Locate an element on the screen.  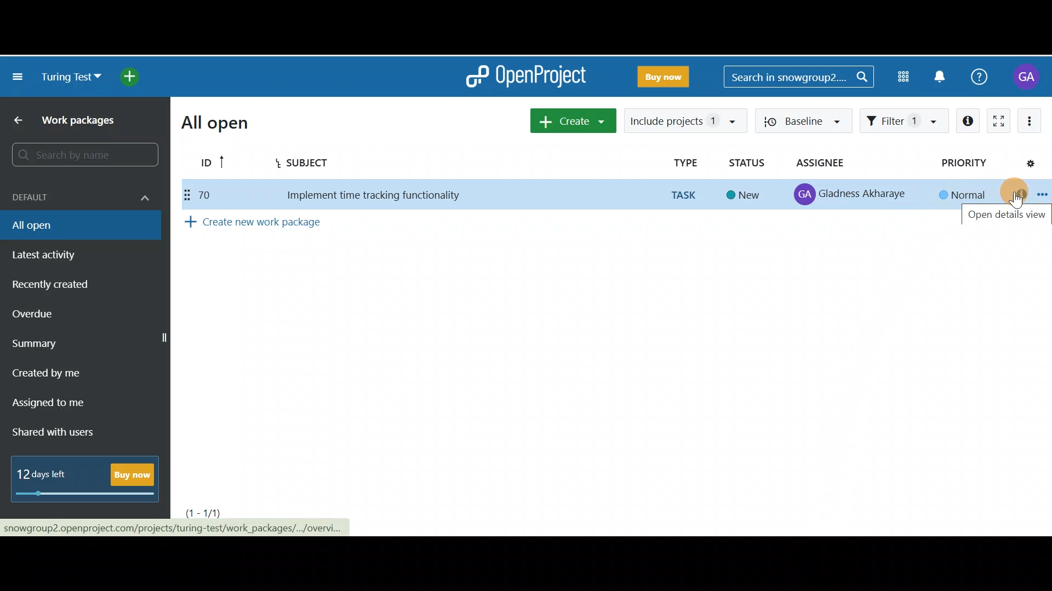
Create new work package is located at coordinates (260, 223).